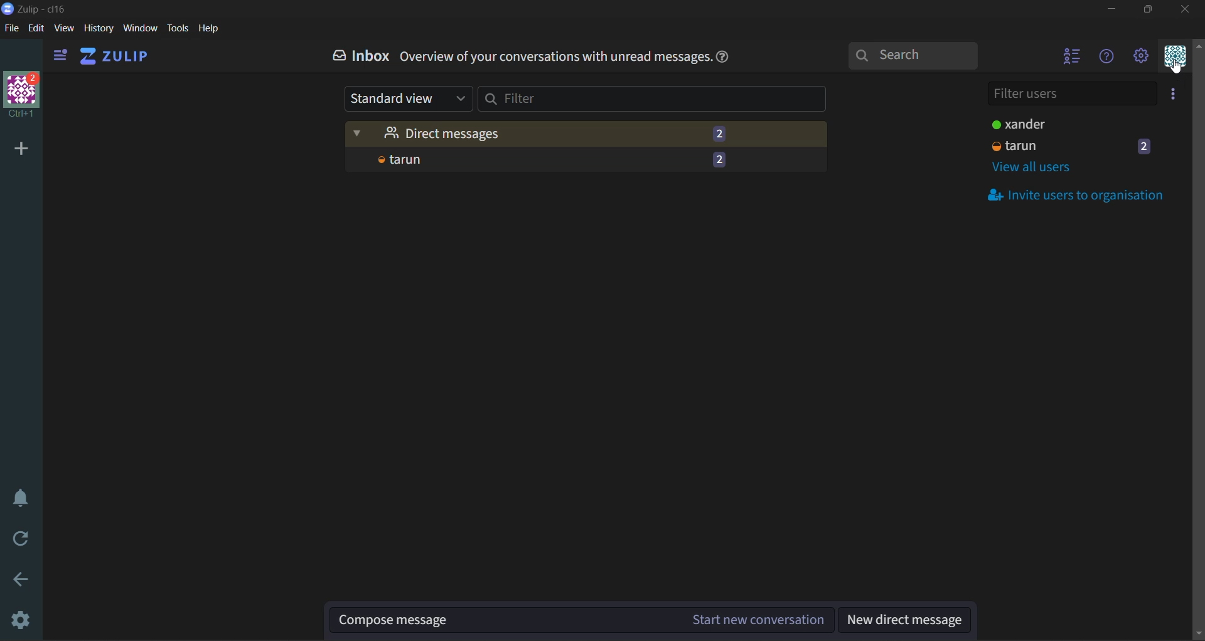  What do you see at coordinates (21, 581) in the screenshot?
I see `go back` at bounding box center [21, 581].